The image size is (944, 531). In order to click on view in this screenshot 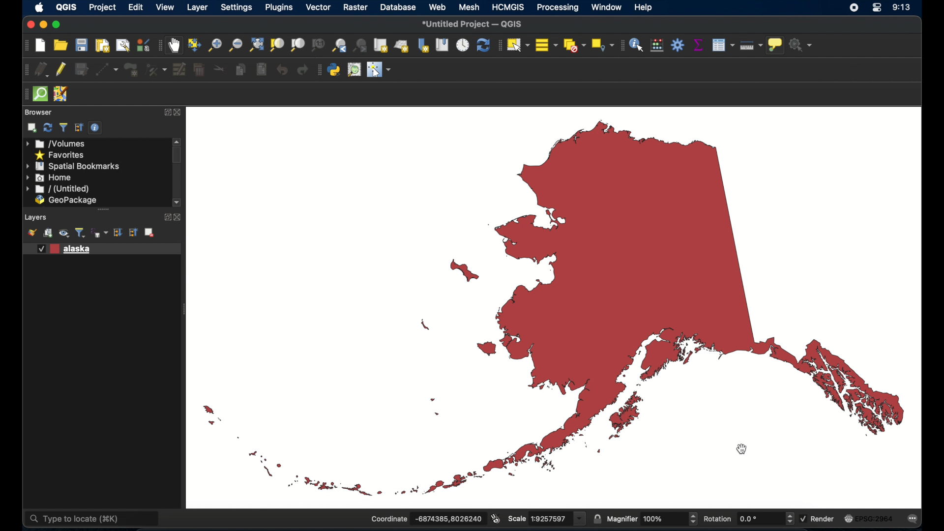, I will do `click(166, 7)`.